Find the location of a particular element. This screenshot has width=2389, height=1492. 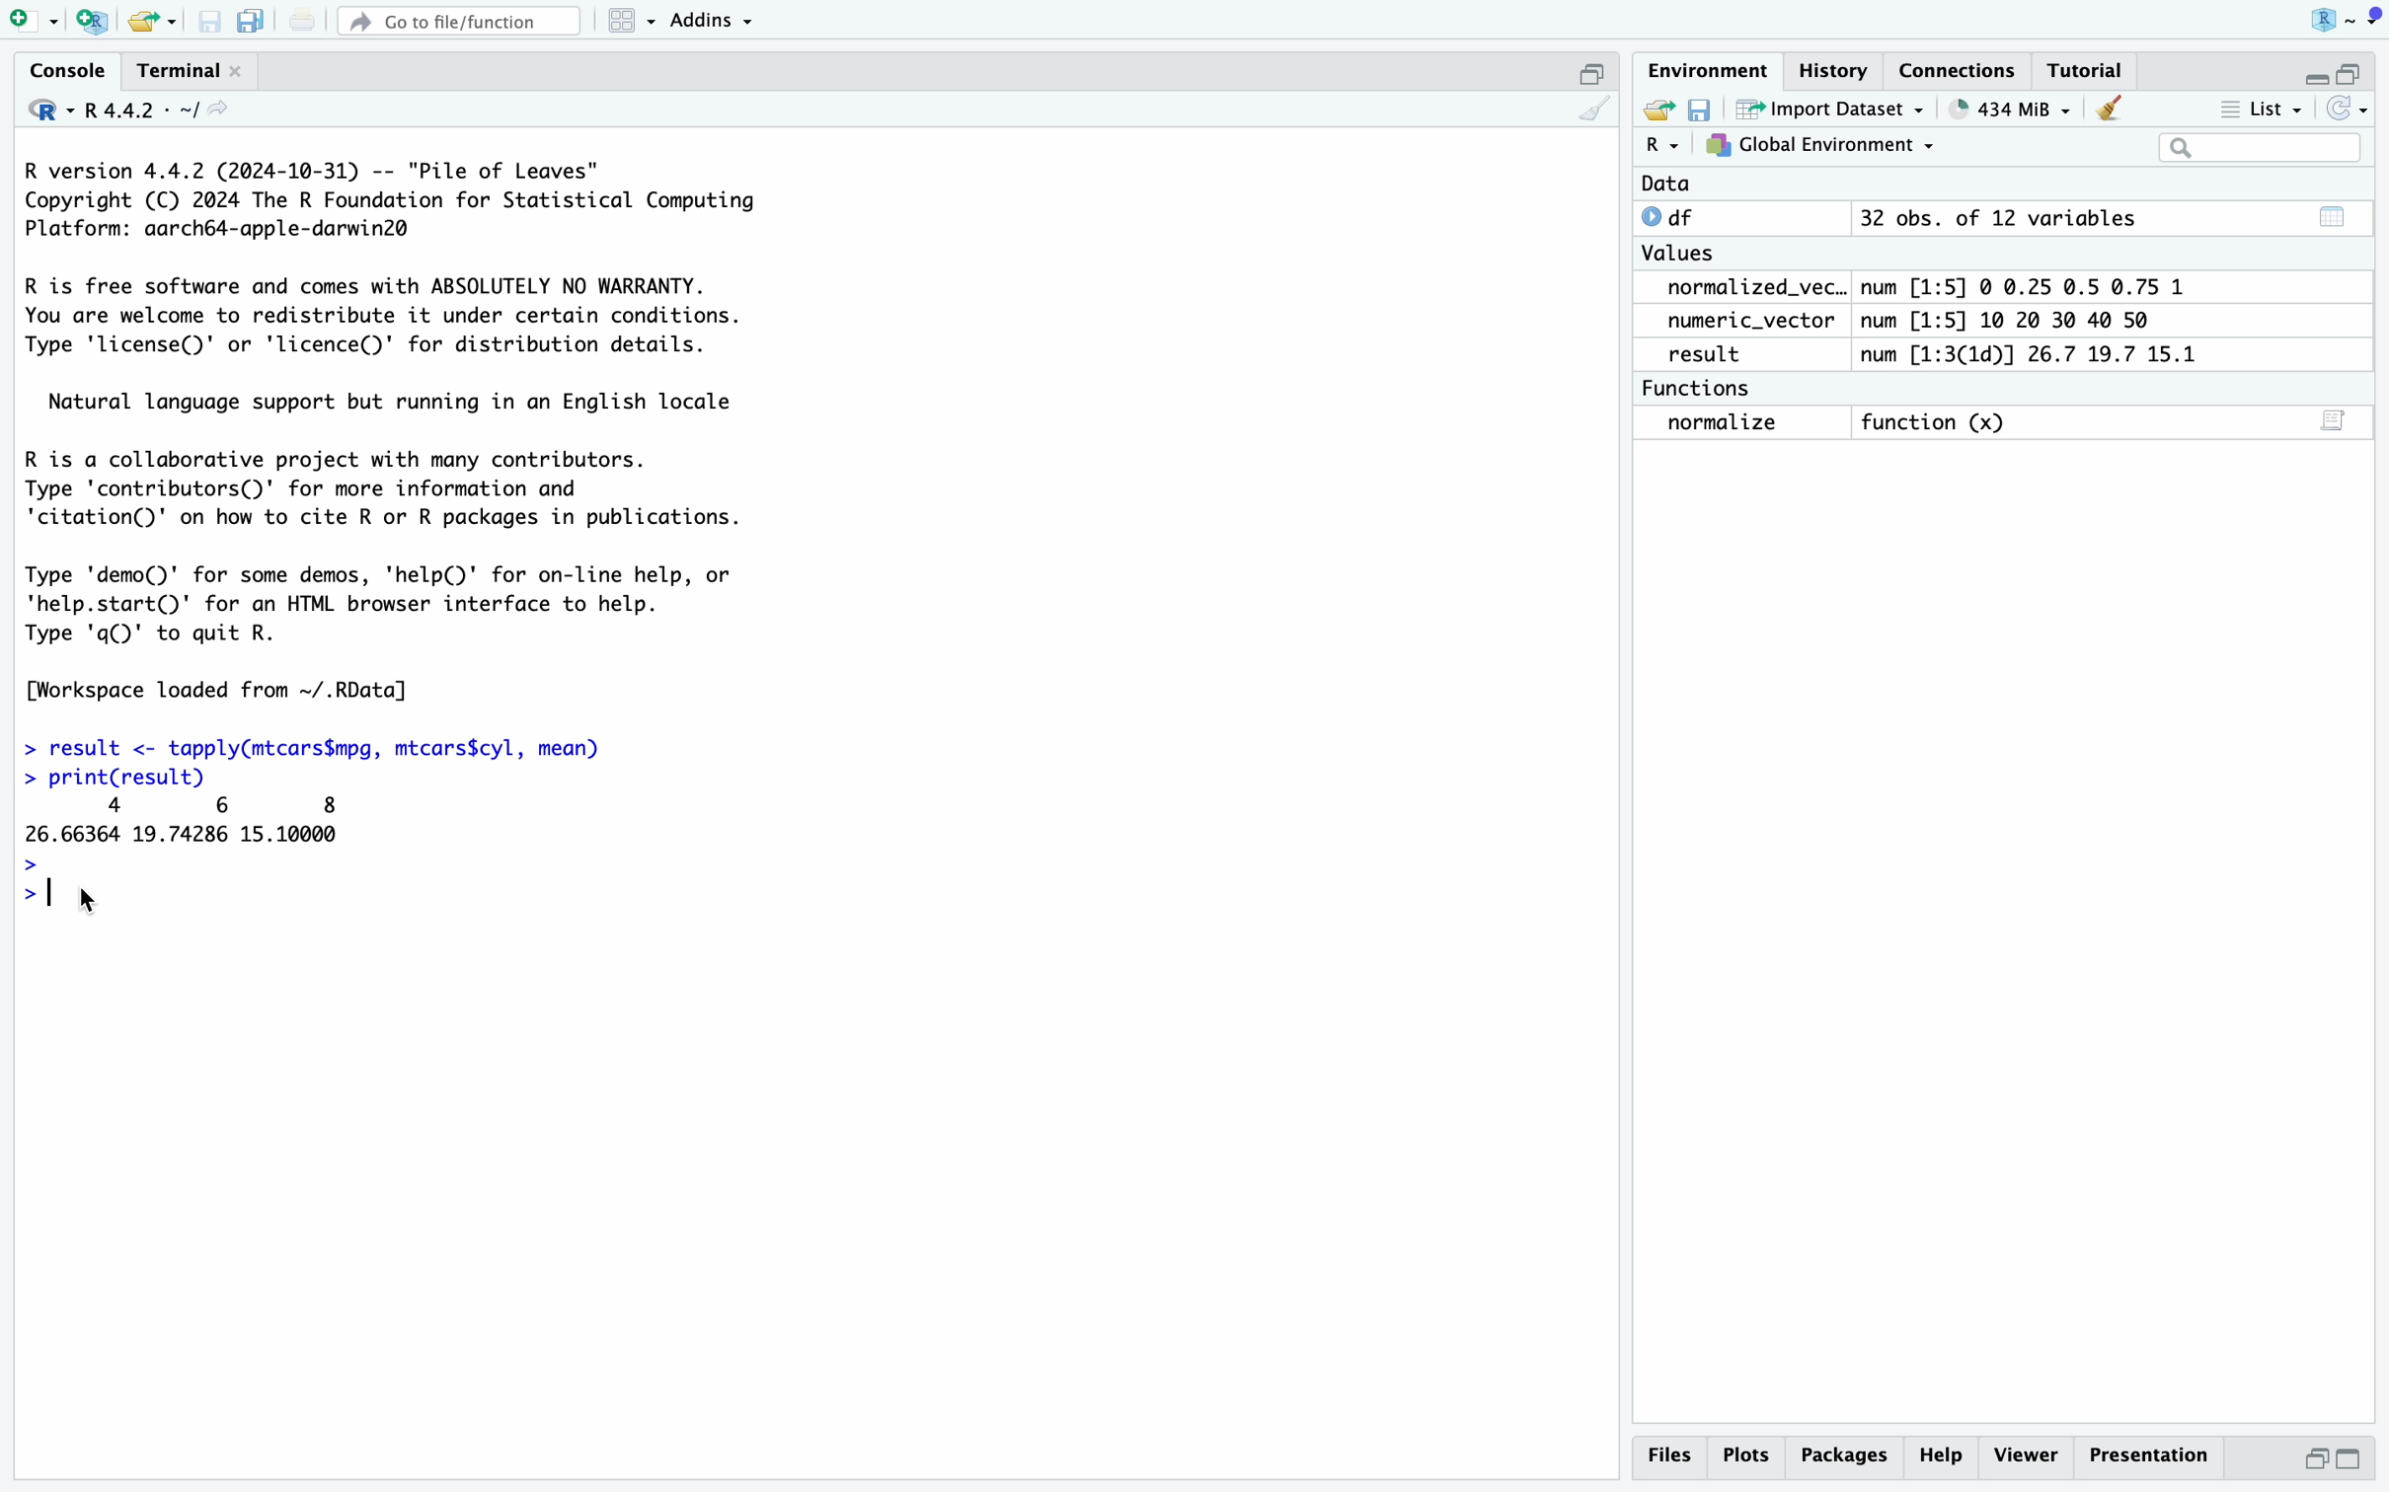

Workspace panes is located at coordinates (631, 21).